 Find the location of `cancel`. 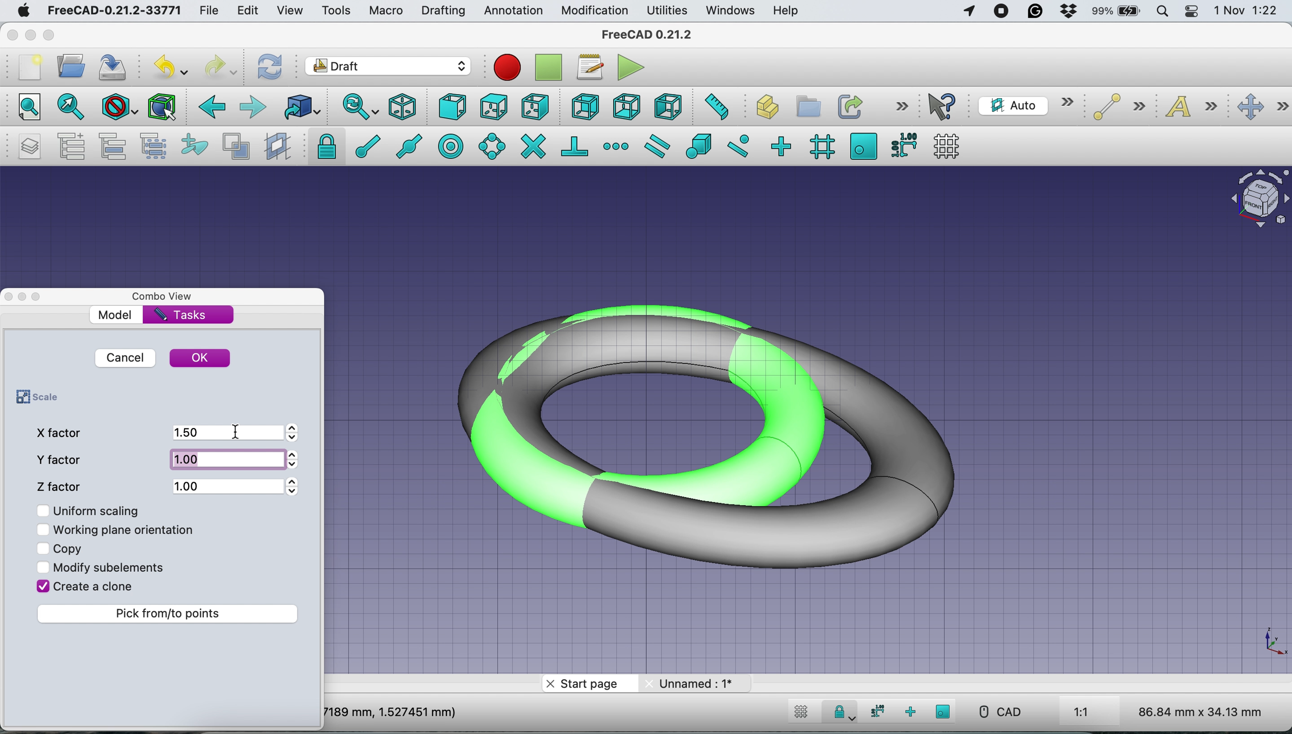

cancel is located at coordinates (125, 357).